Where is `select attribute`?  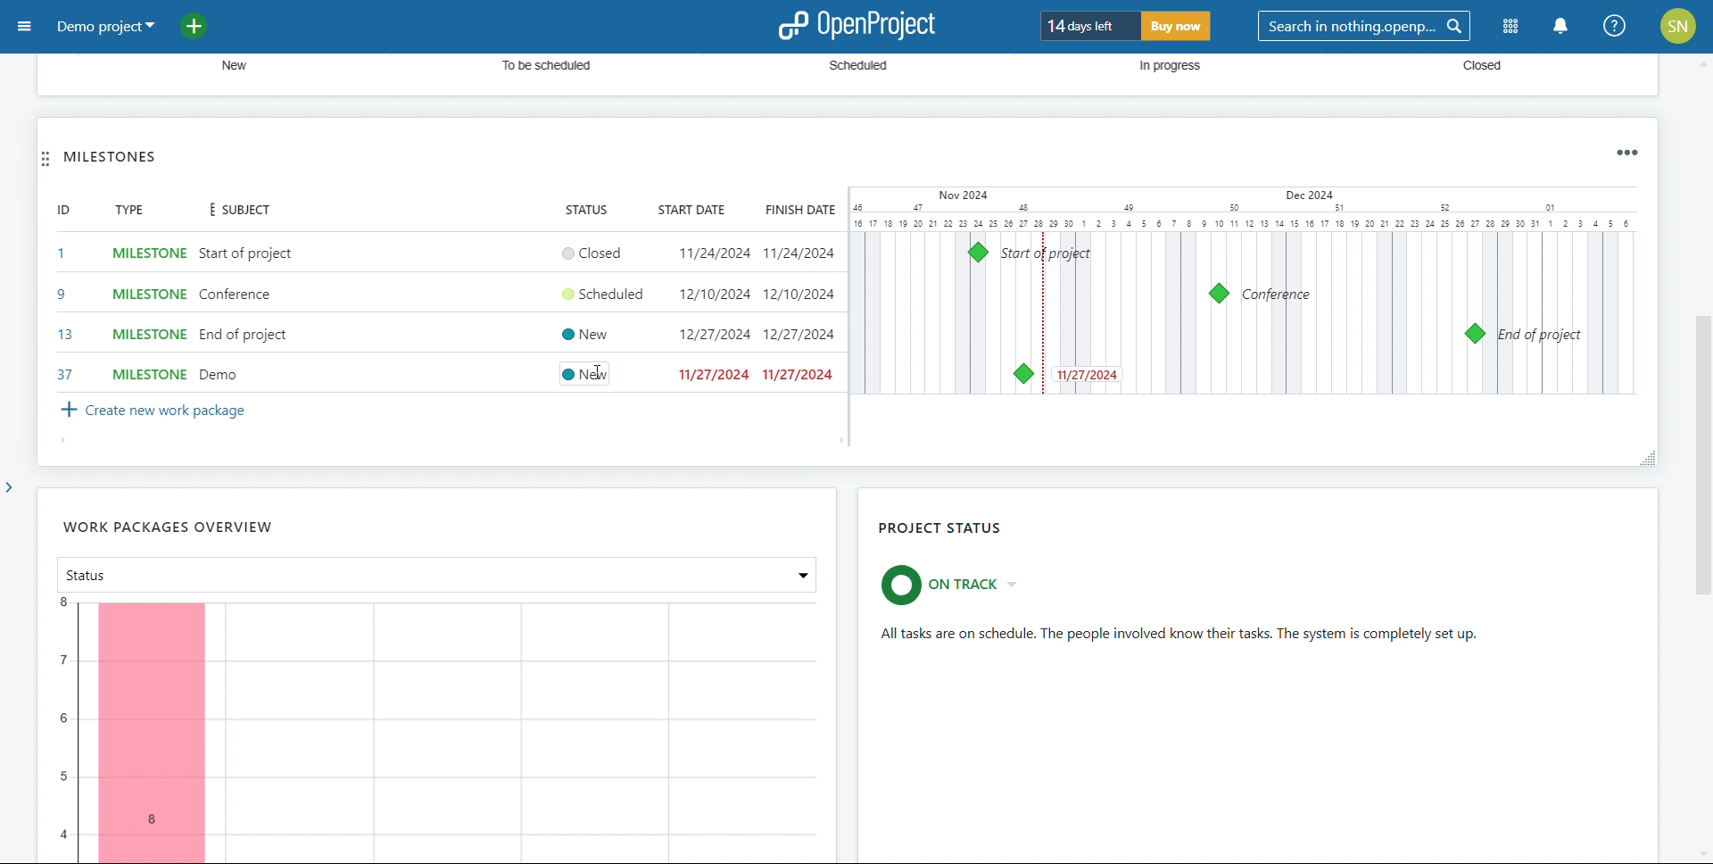
select attribute is located at coordinates (434, 573).